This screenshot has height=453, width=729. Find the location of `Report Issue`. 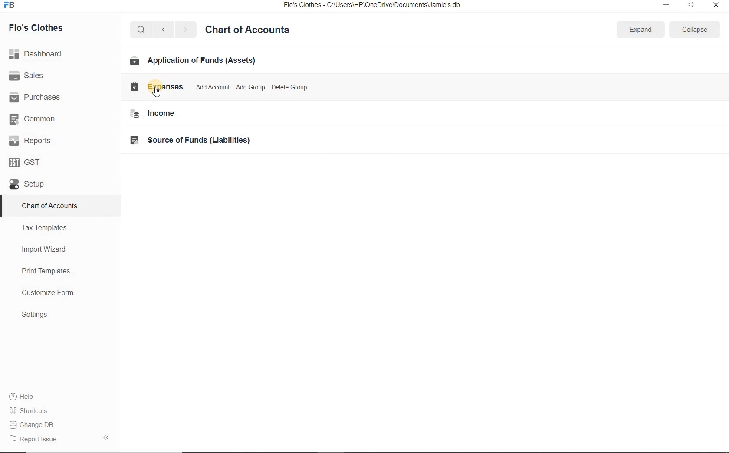

Report Issue is located at coordinates (31, 440).